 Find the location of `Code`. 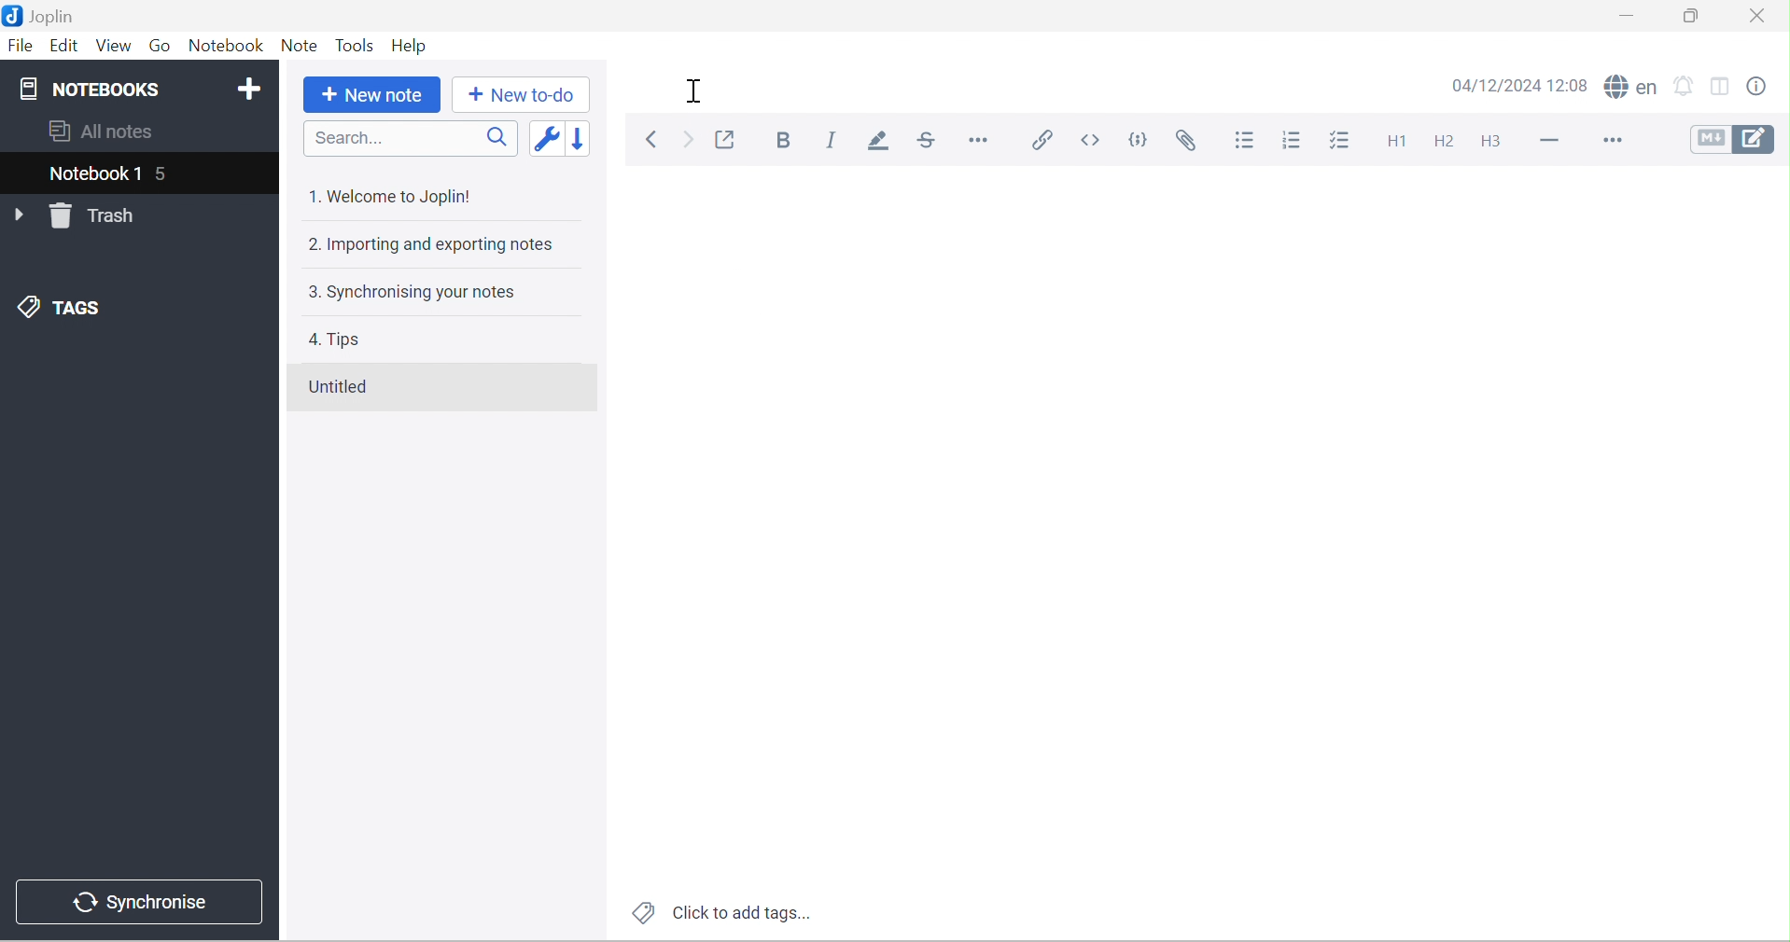

Code is located at coordinates (1139, 136).